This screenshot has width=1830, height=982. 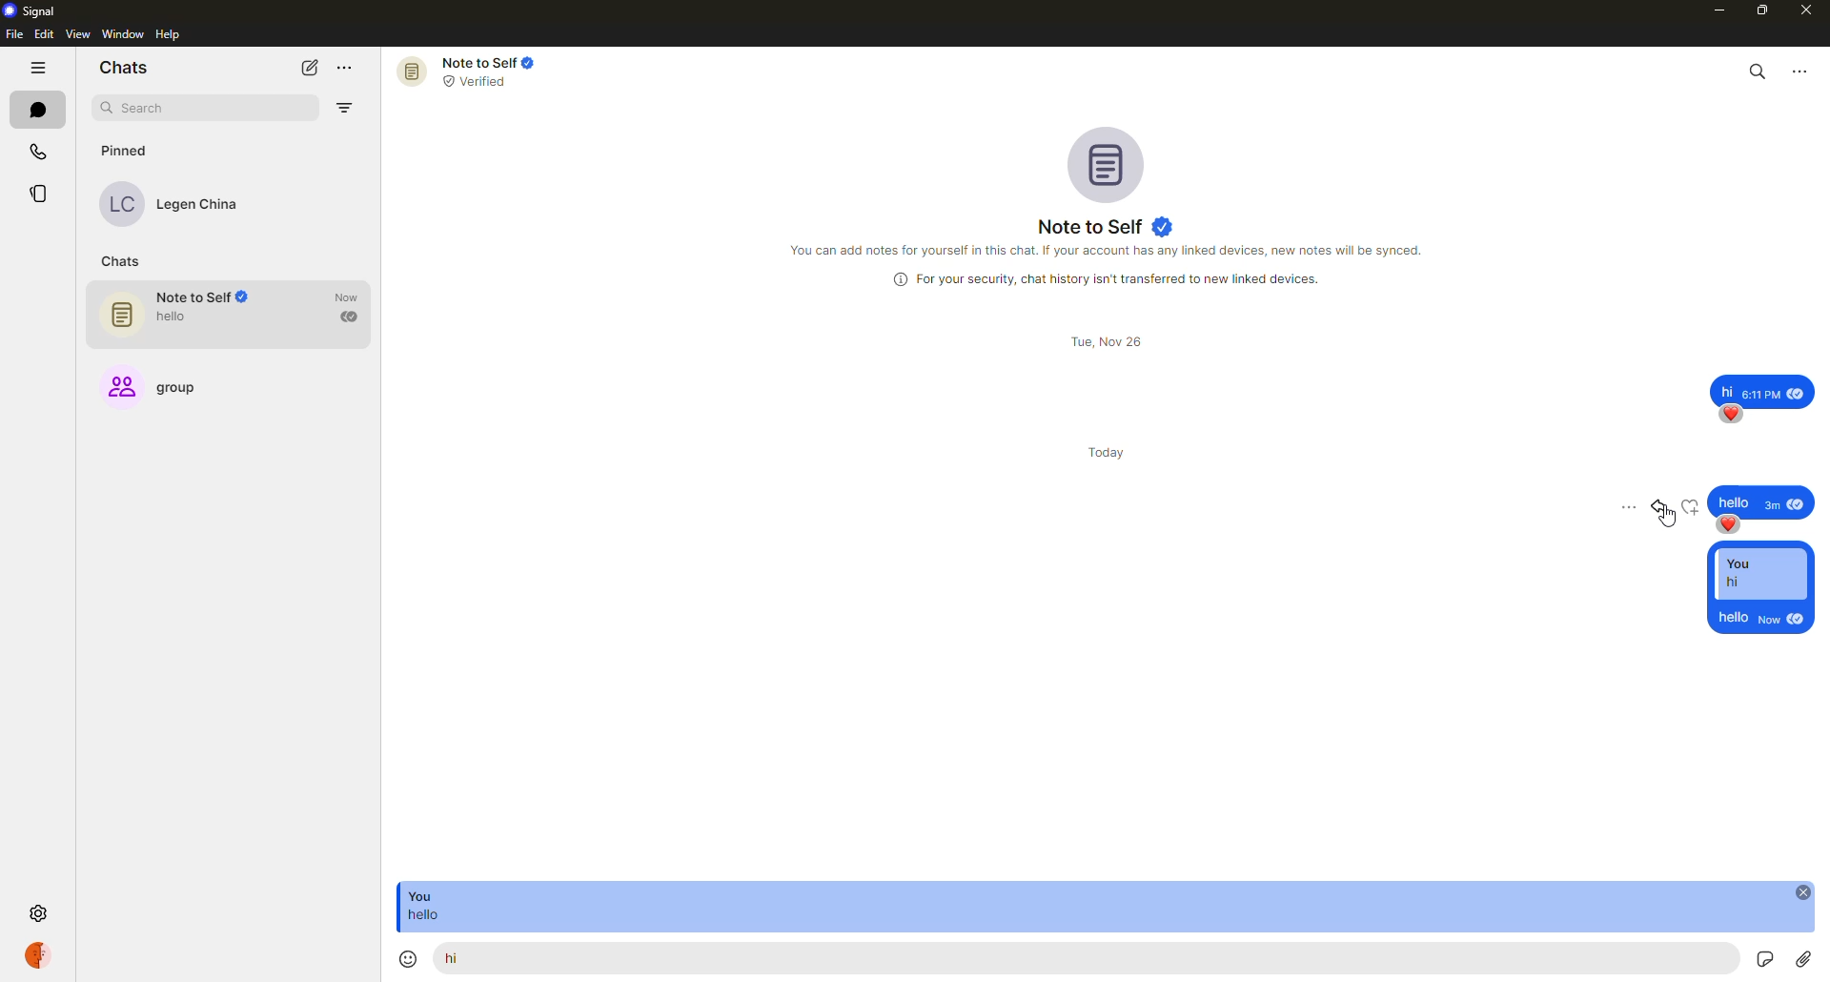 What do you see at coordinates (408, 957) in the screenshot?
I see `emoji` at bounding box center [408, 957].